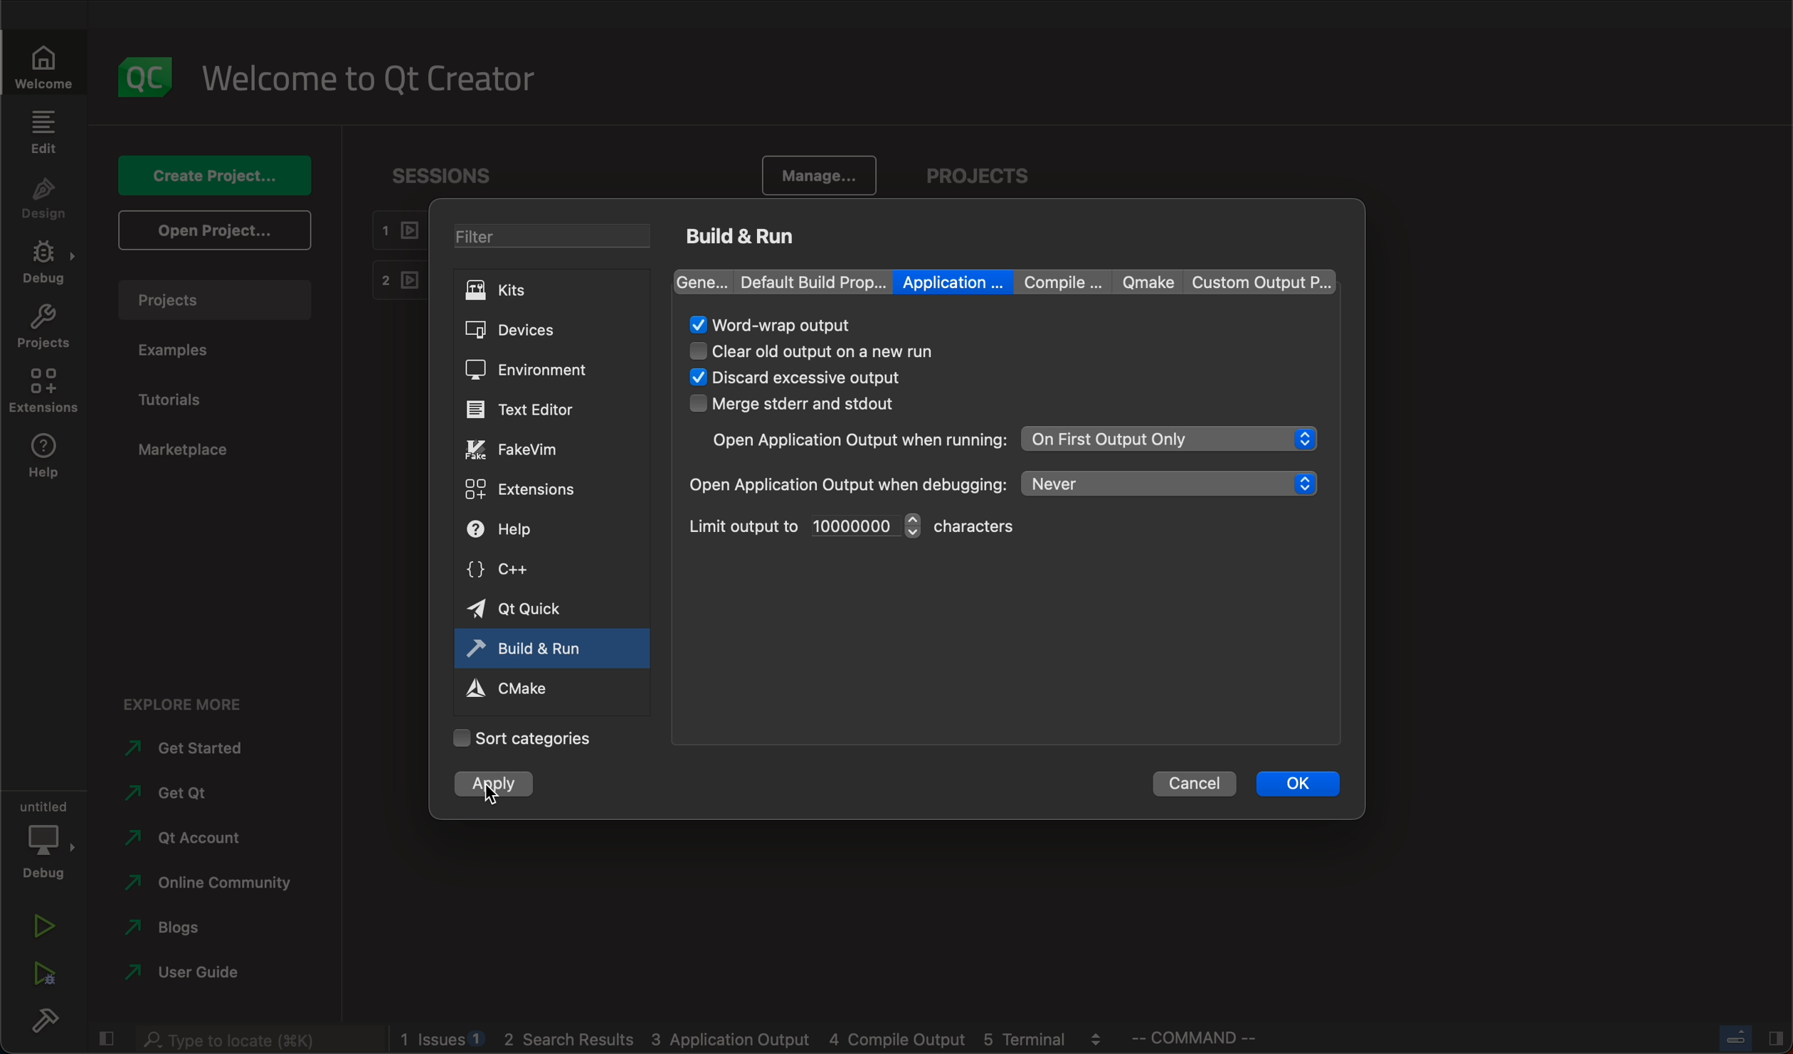 This screenshot has width=1793, height=1054. I want to click on debug, so click(42, 841).